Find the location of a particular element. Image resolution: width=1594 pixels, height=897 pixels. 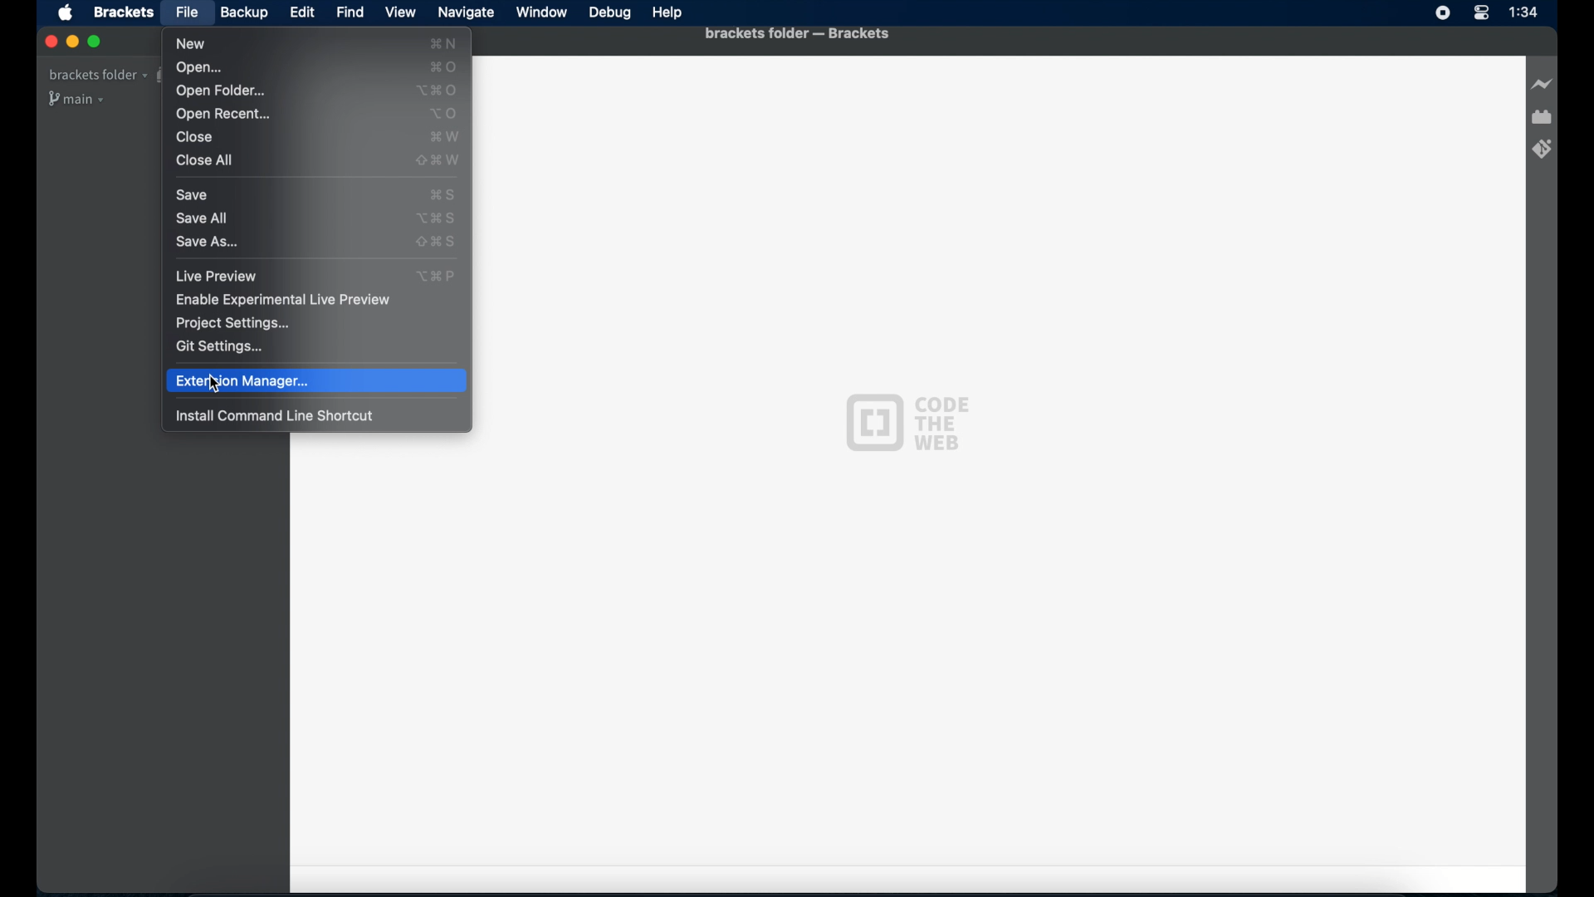

Live preview is located at coordinates (1542, 84).